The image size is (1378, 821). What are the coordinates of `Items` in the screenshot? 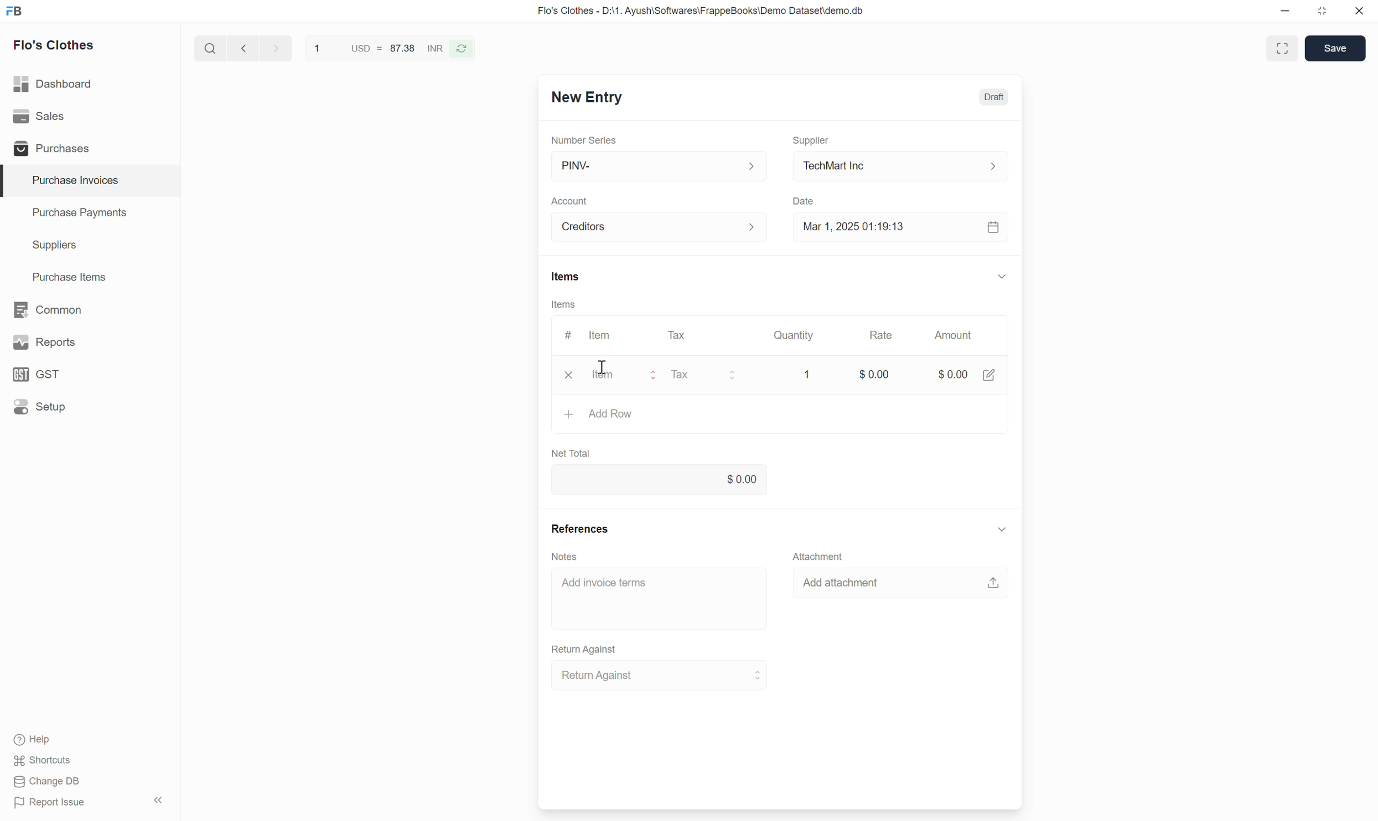 It's located at (565, 277).